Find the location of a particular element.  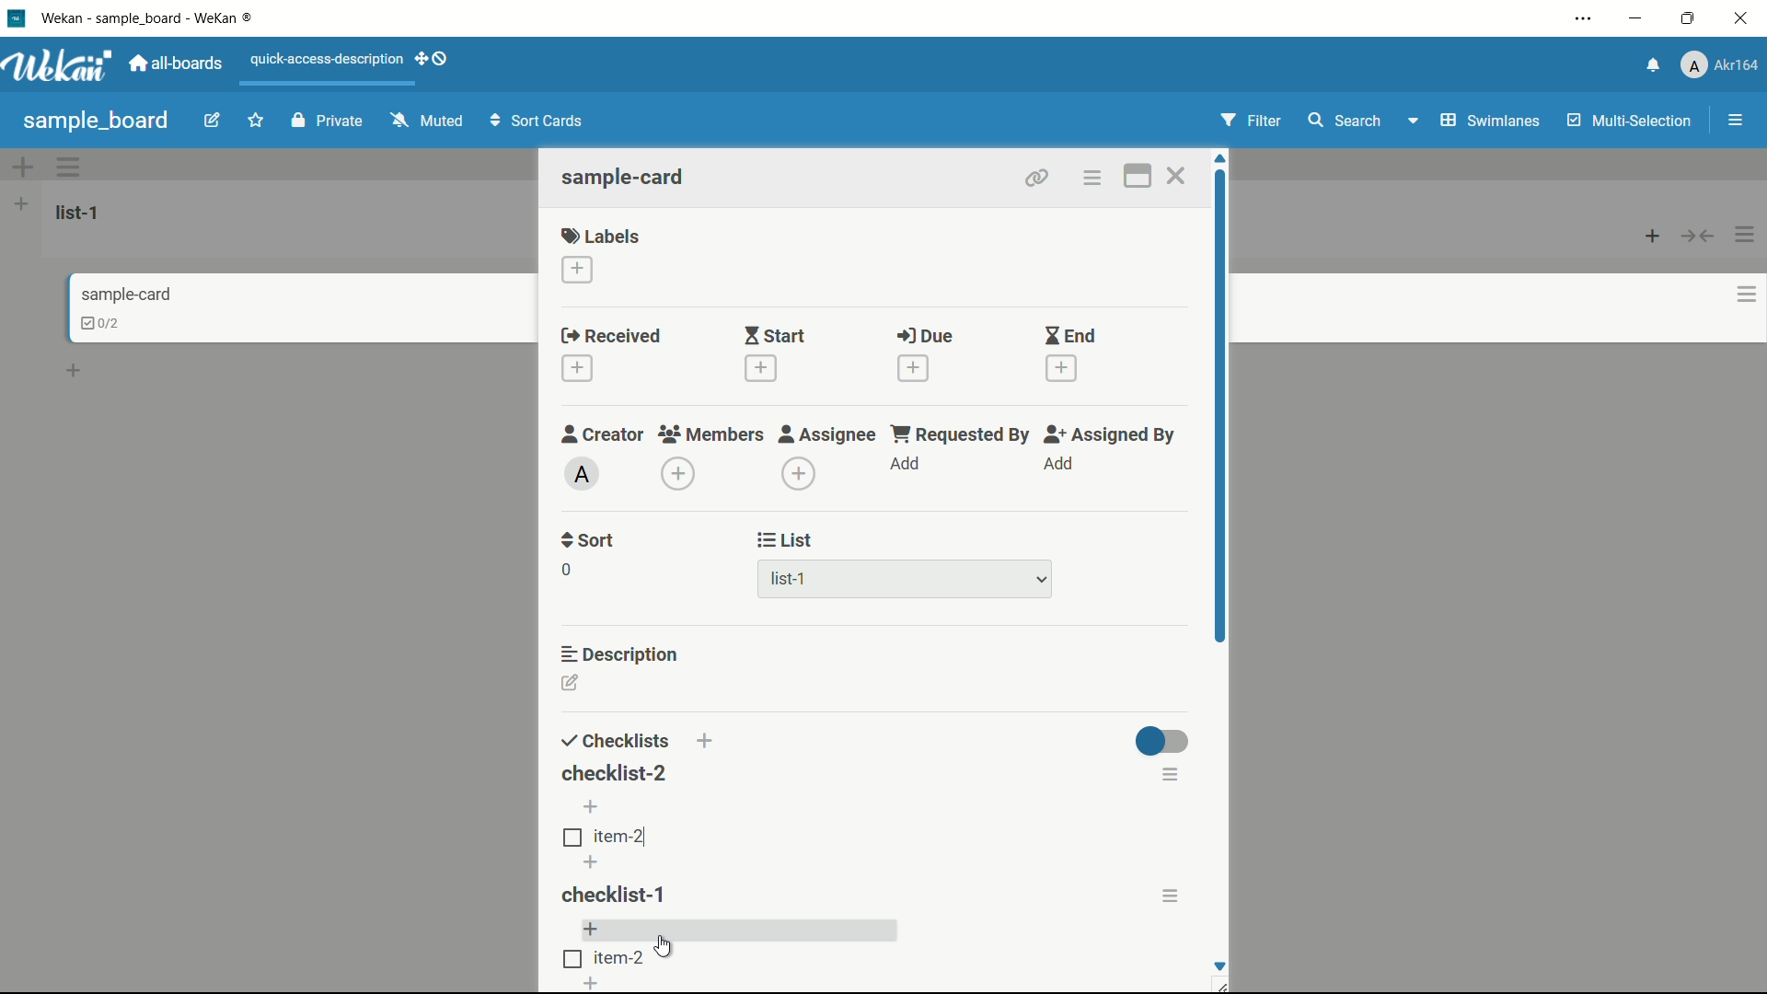

add assignee is located at coordinates (800, 474).